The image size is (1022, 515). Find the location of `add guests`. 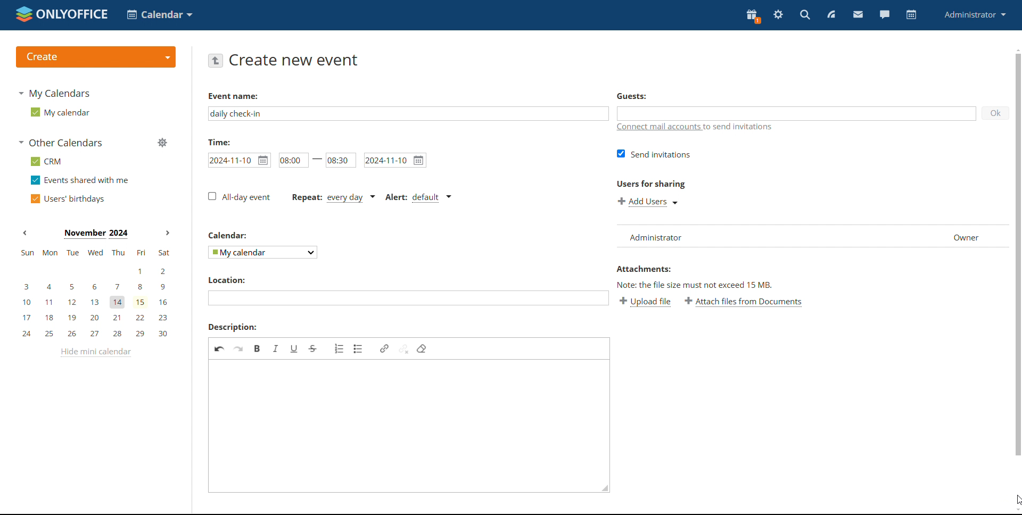

add guests is located at coordinates (797, 113).